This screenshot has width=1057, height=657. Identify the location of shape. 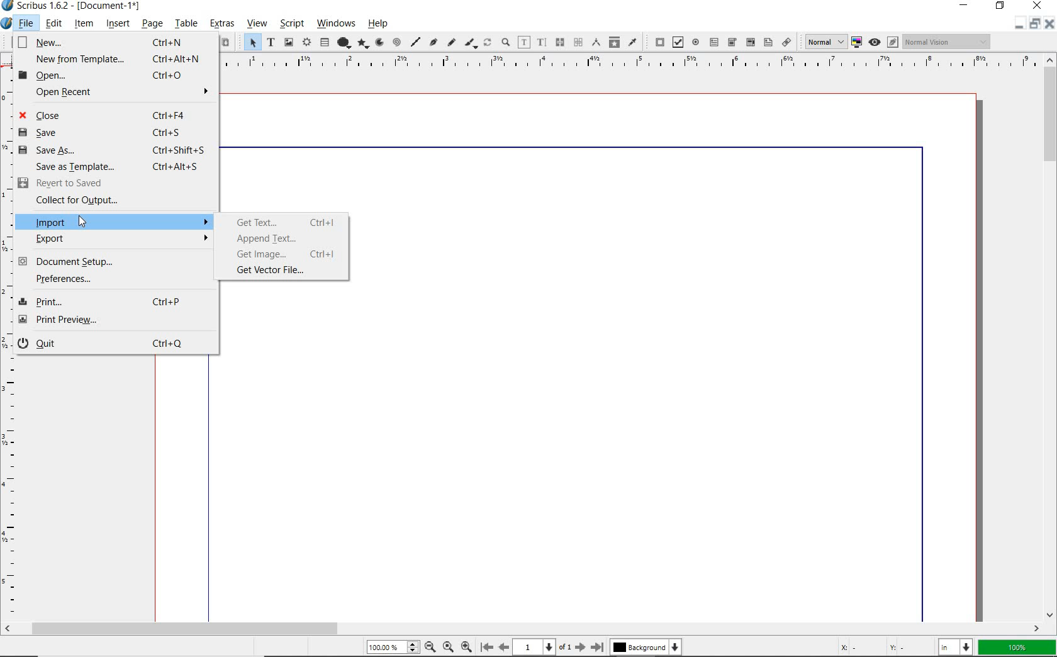
(342, 43).